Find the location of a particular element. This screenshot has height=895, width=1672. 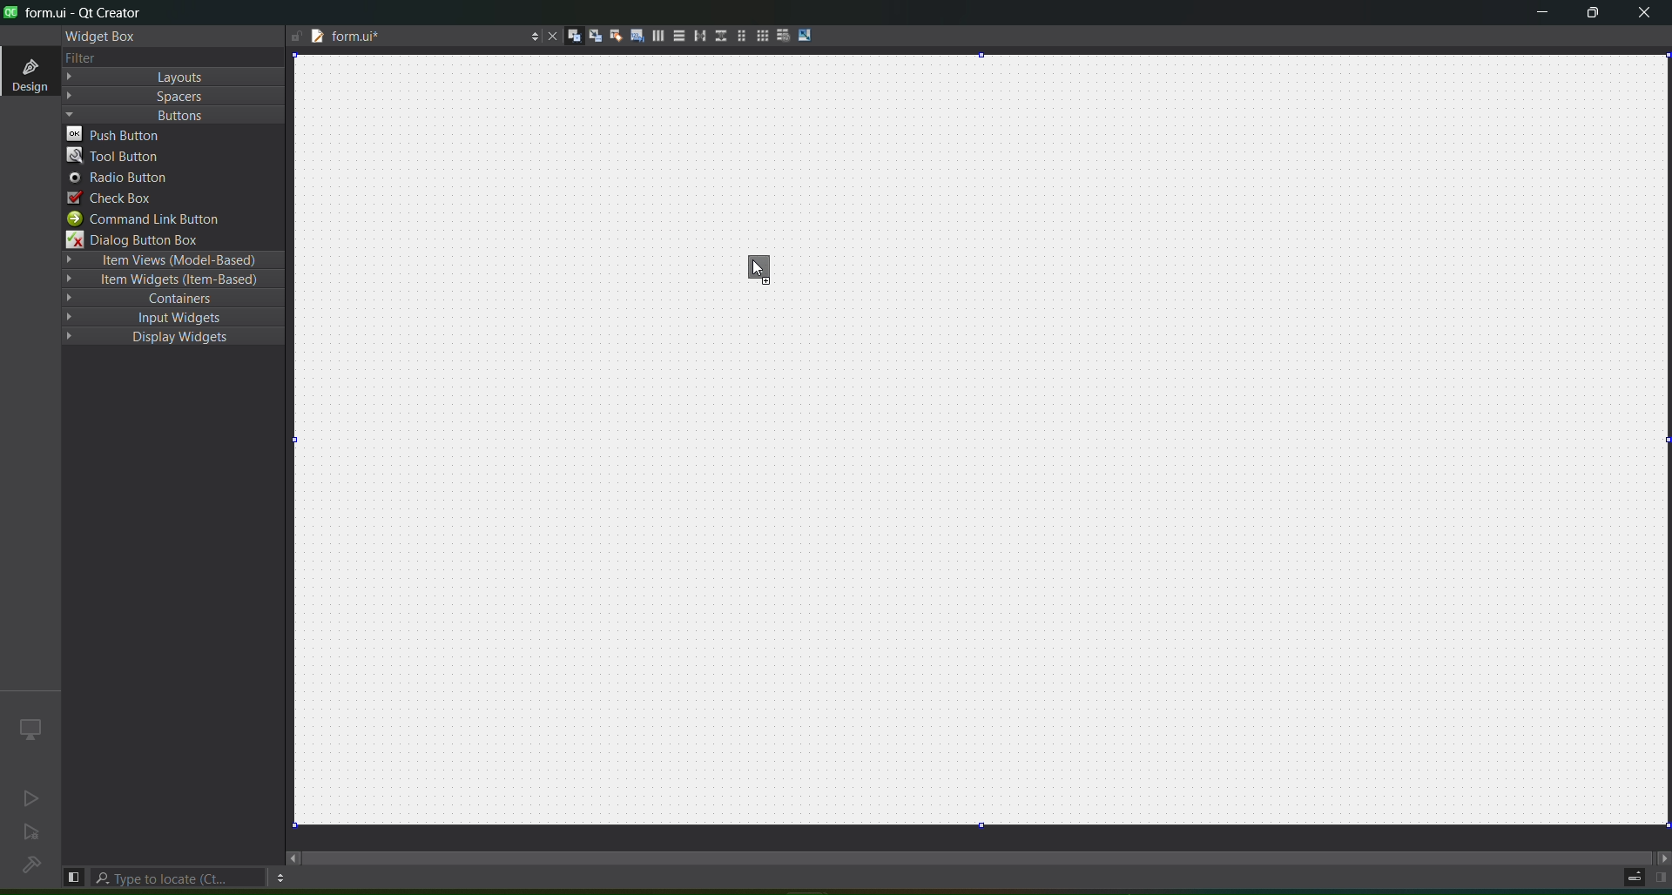

tool button is located at coordinates (173, 158).